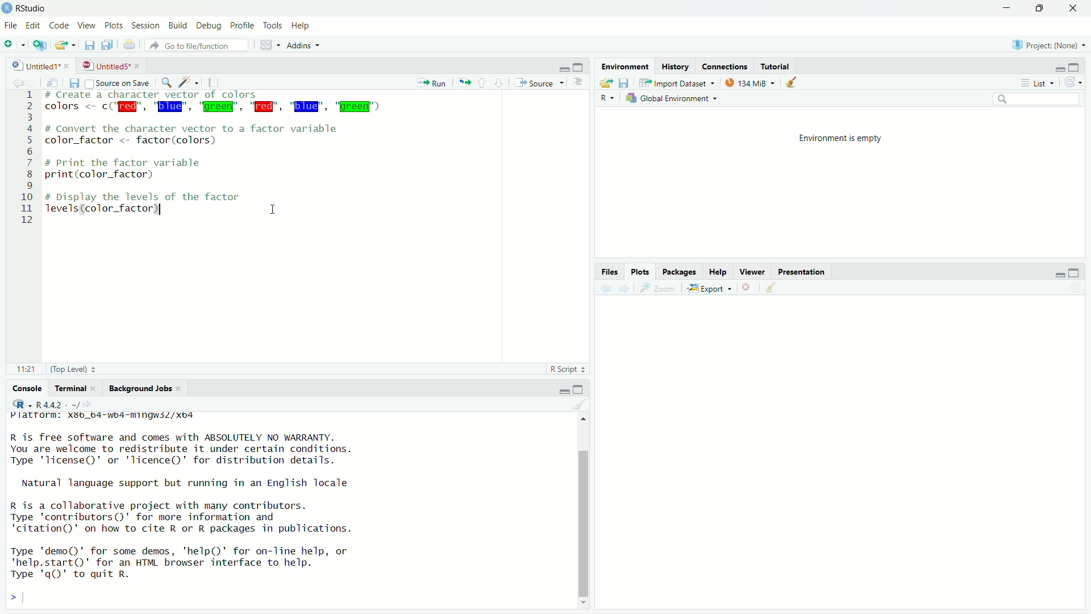  What do you see at coordinates (580, 388) in the screenshot?
I see `maximize` at bounding box center [580, 388].